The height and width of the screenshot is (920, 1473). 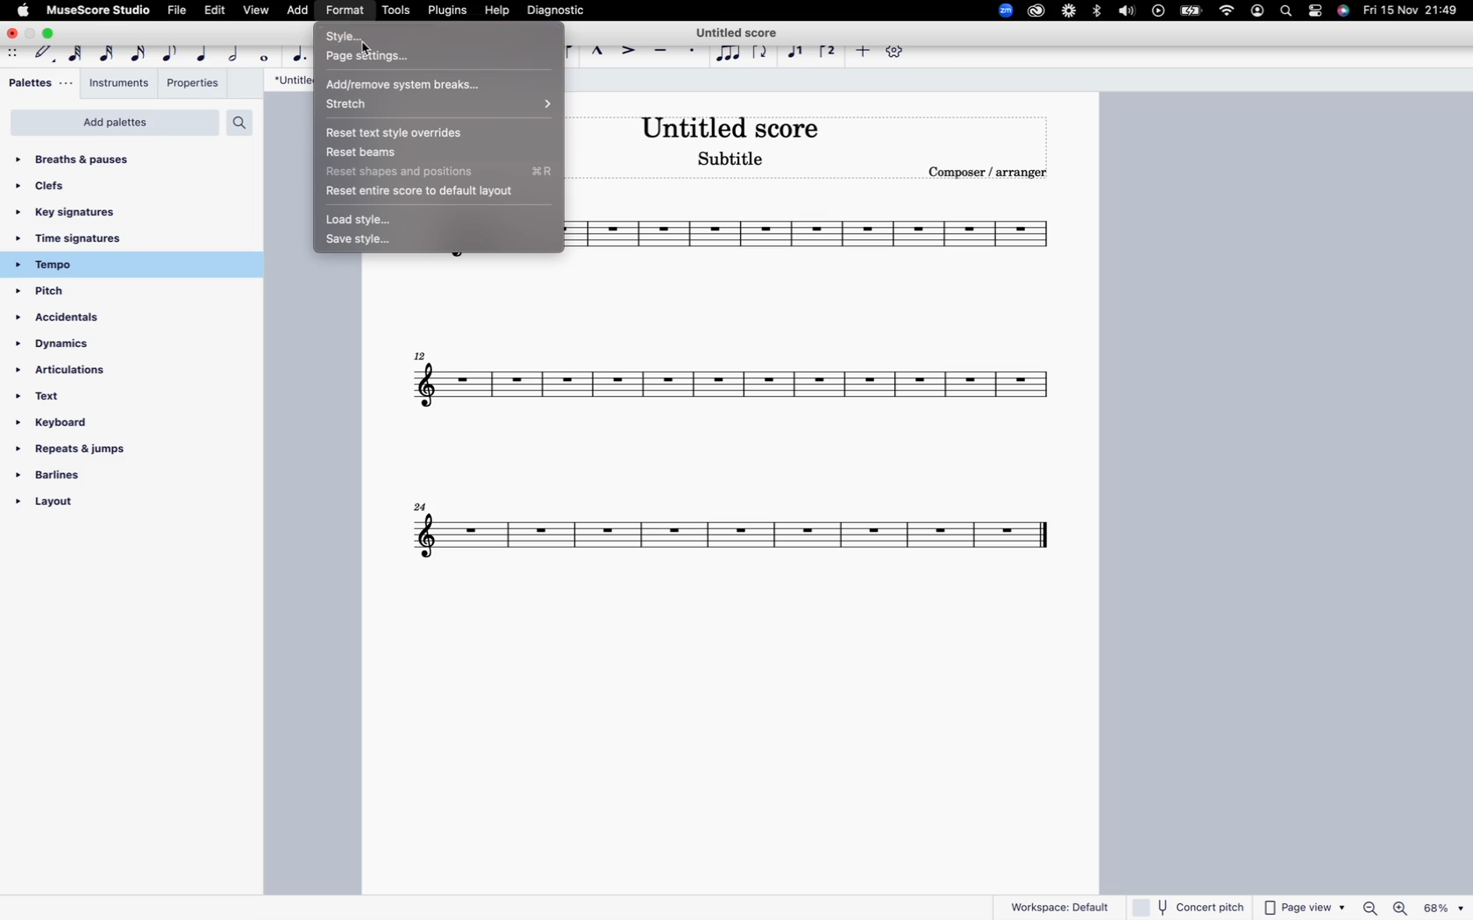 What do you see at coordinates (363, 241) in the screenshot?
I see `save style` at bounding box center [363, 241].